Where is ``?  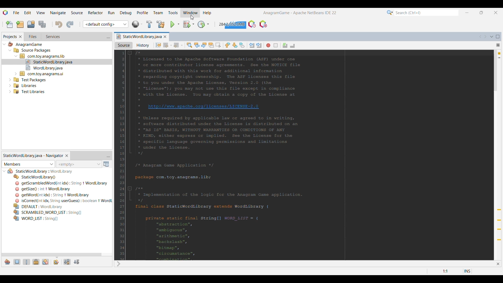  is located at coordinates (44, 56).